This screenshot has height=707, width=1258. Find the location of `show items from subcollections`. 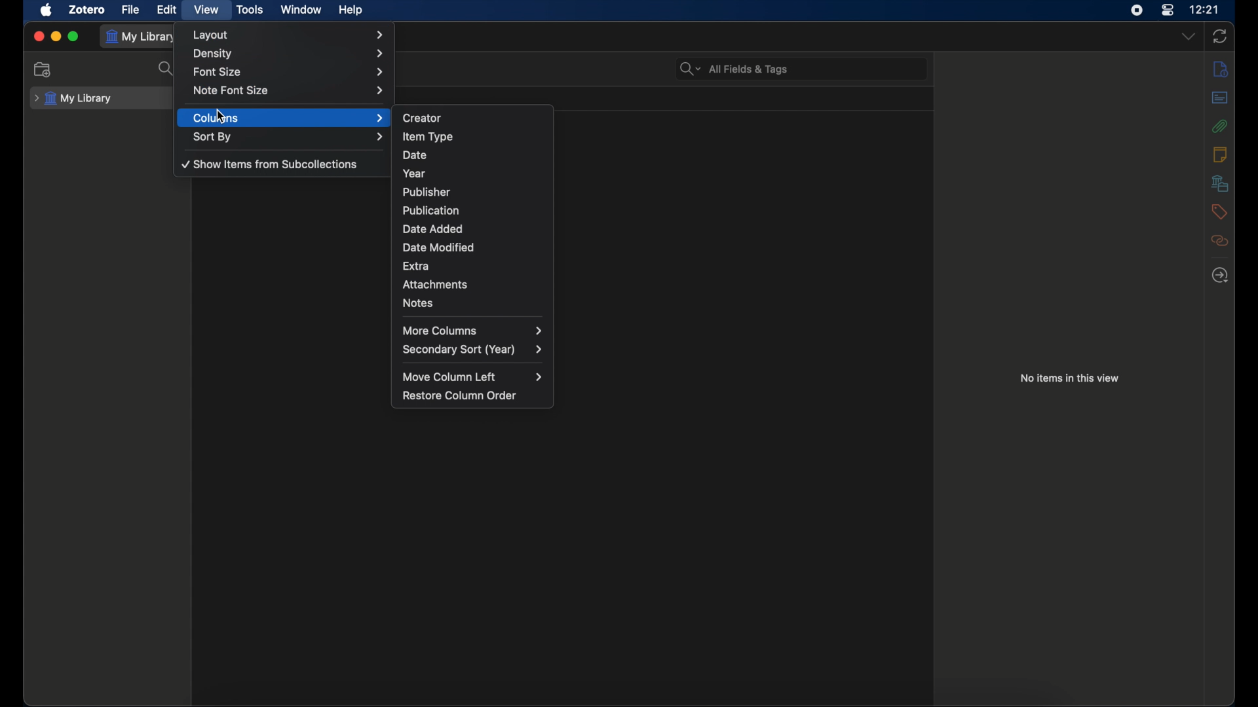

show items from subcollections is located at coordinates (272, 164).